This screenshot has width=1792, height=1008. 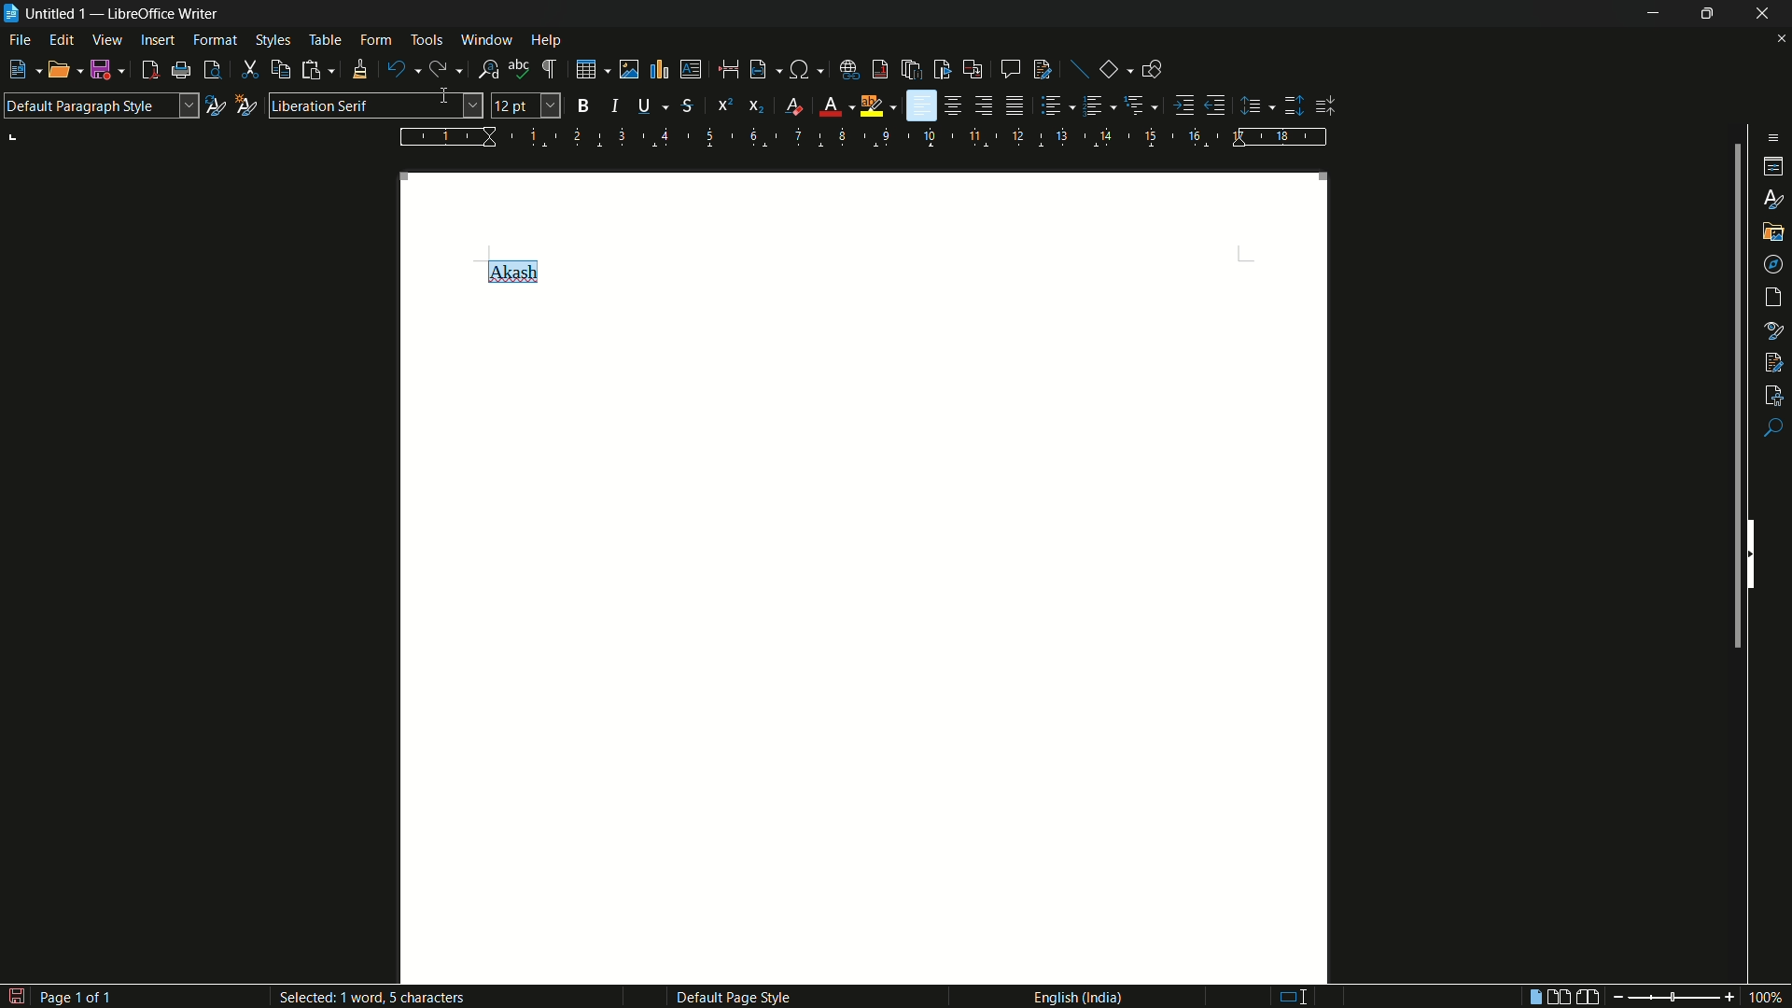 I want to click on book view, so click(x=1589, y=998).